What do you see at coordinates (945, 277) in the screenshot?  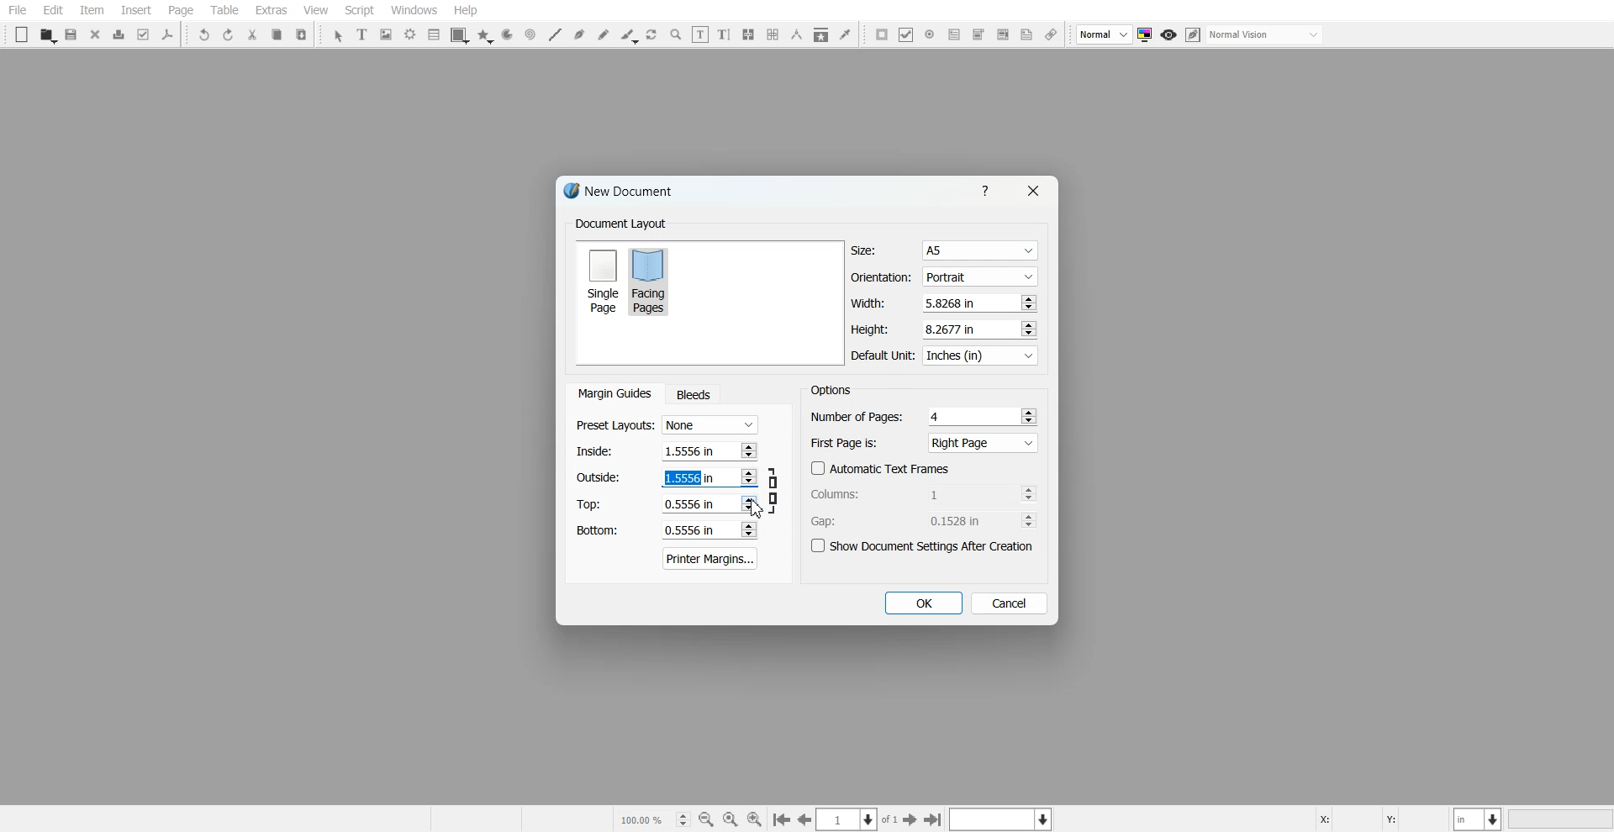 I see `Orientation` at bounding box center [945, 277].